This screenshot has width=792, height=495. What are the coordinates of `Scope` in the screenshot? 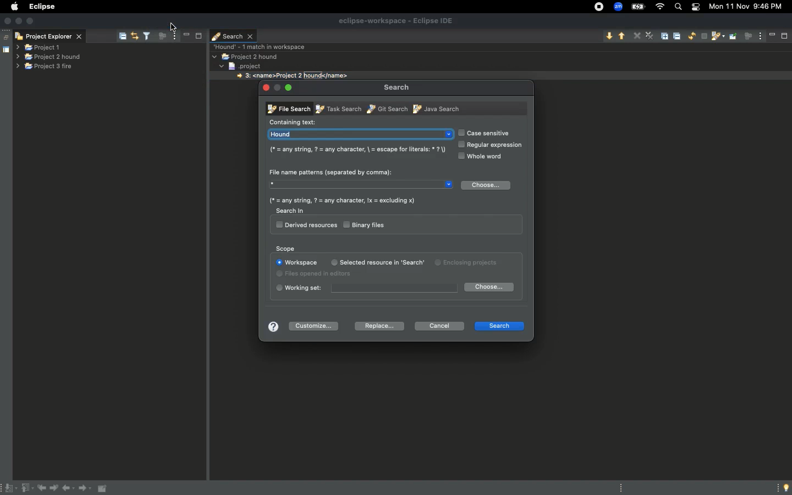 It's located at (287, 248).